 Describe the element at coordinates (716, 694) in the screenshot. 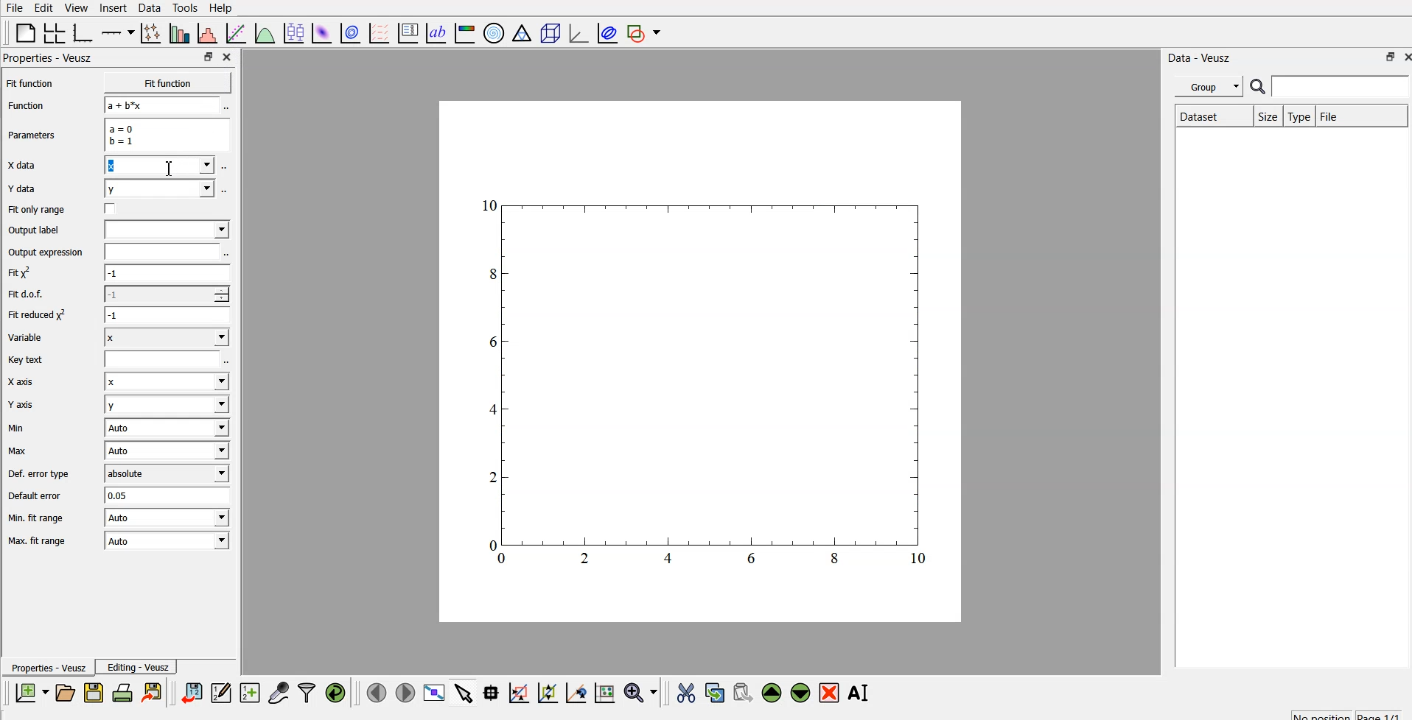

I see `copy the selected widget` at that location.